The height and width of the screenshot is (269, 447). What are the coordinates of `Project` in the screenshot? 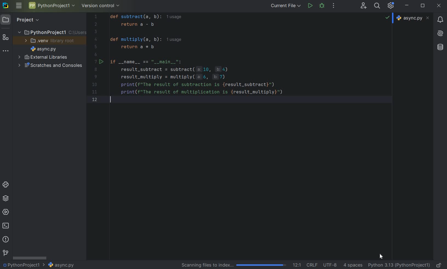 It's located at (28, 20).